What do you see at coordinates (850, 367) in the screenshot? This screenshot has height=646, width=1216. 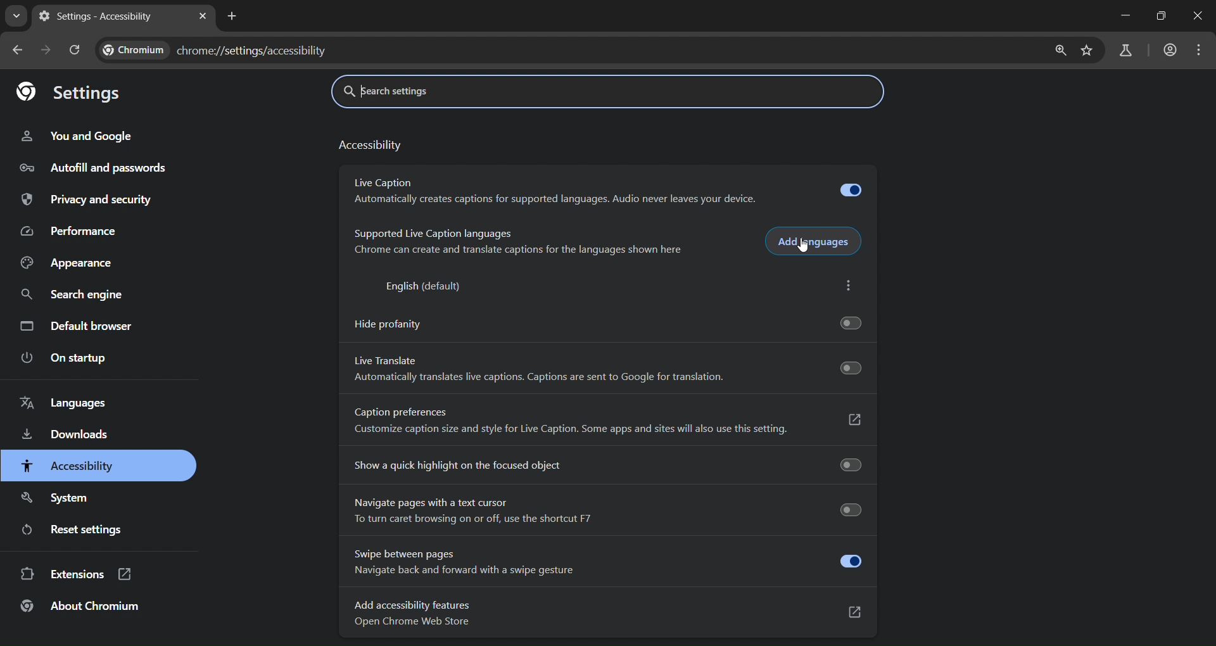 I see `button` at bounding box center [850, 367].